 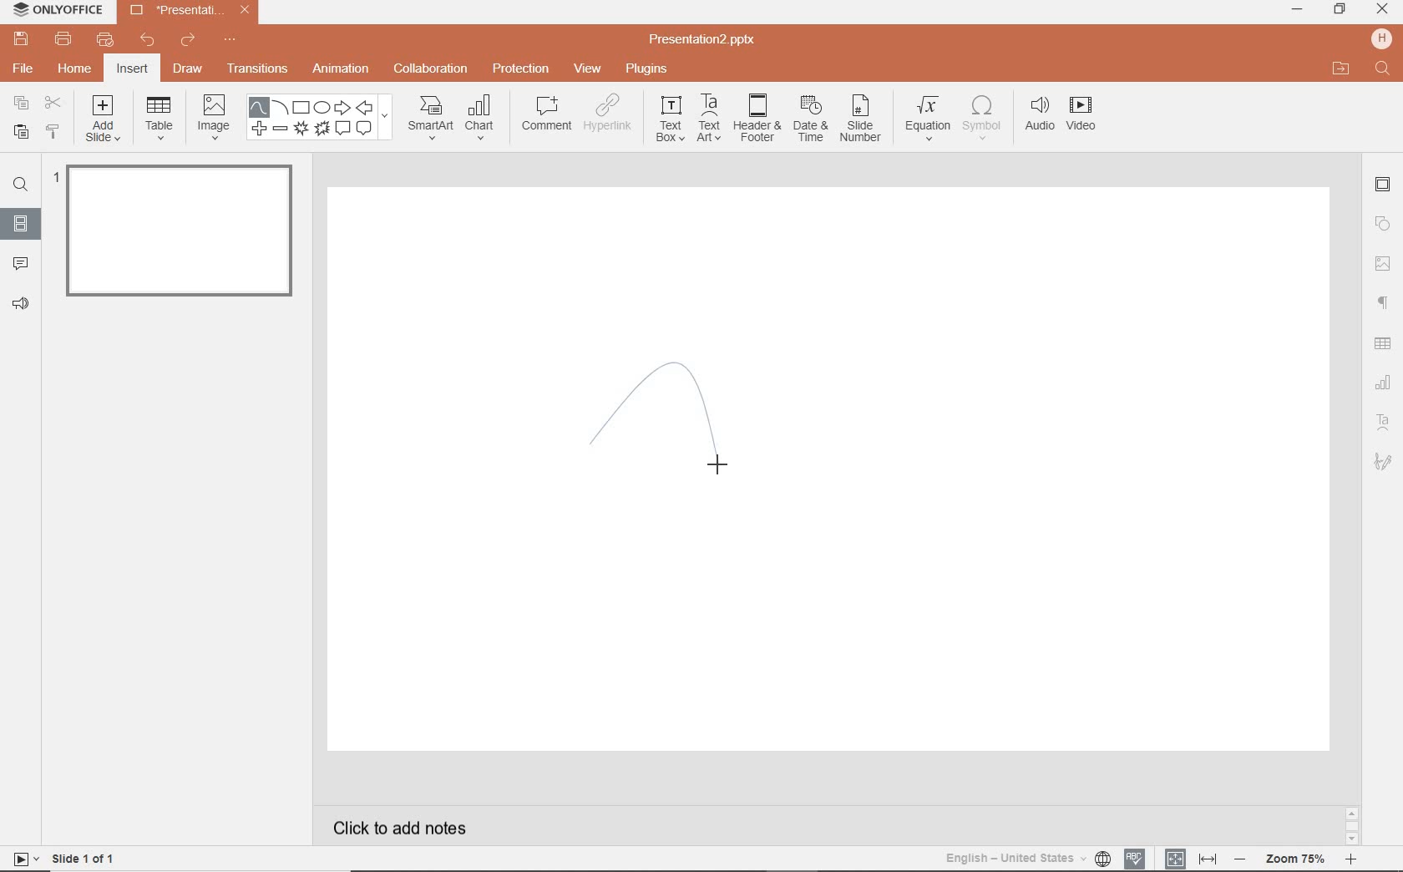 I want to click on CUT, so click(x=53, y=103).